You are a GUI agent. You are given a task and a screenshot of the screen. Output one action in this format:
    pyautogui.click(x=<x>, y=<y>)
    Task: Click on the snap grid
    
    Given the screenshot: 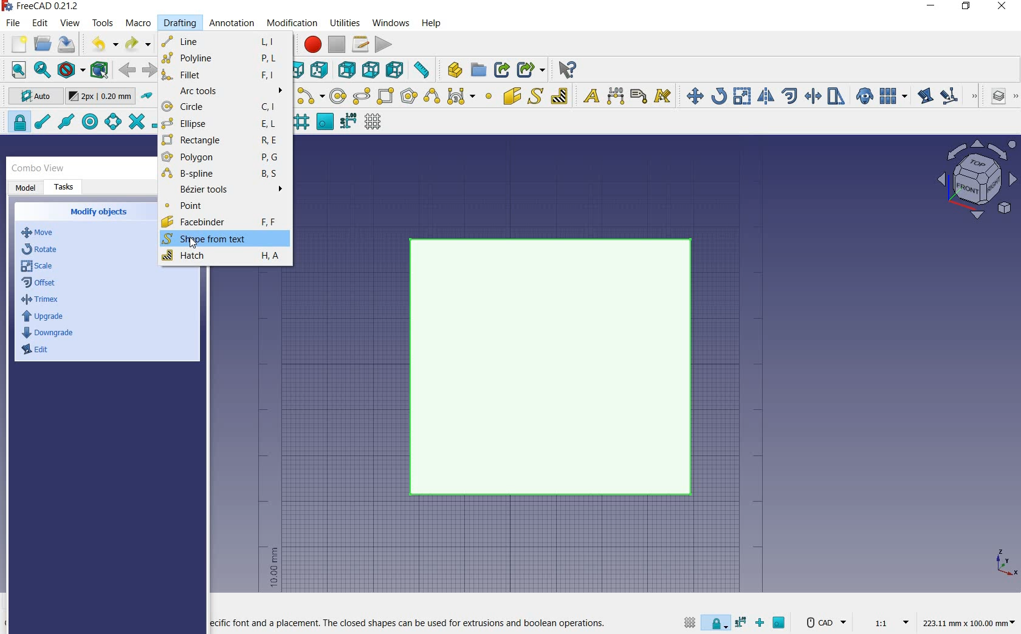 What is the action you would take?
    pyautogui.click(x=300, y=123)
    